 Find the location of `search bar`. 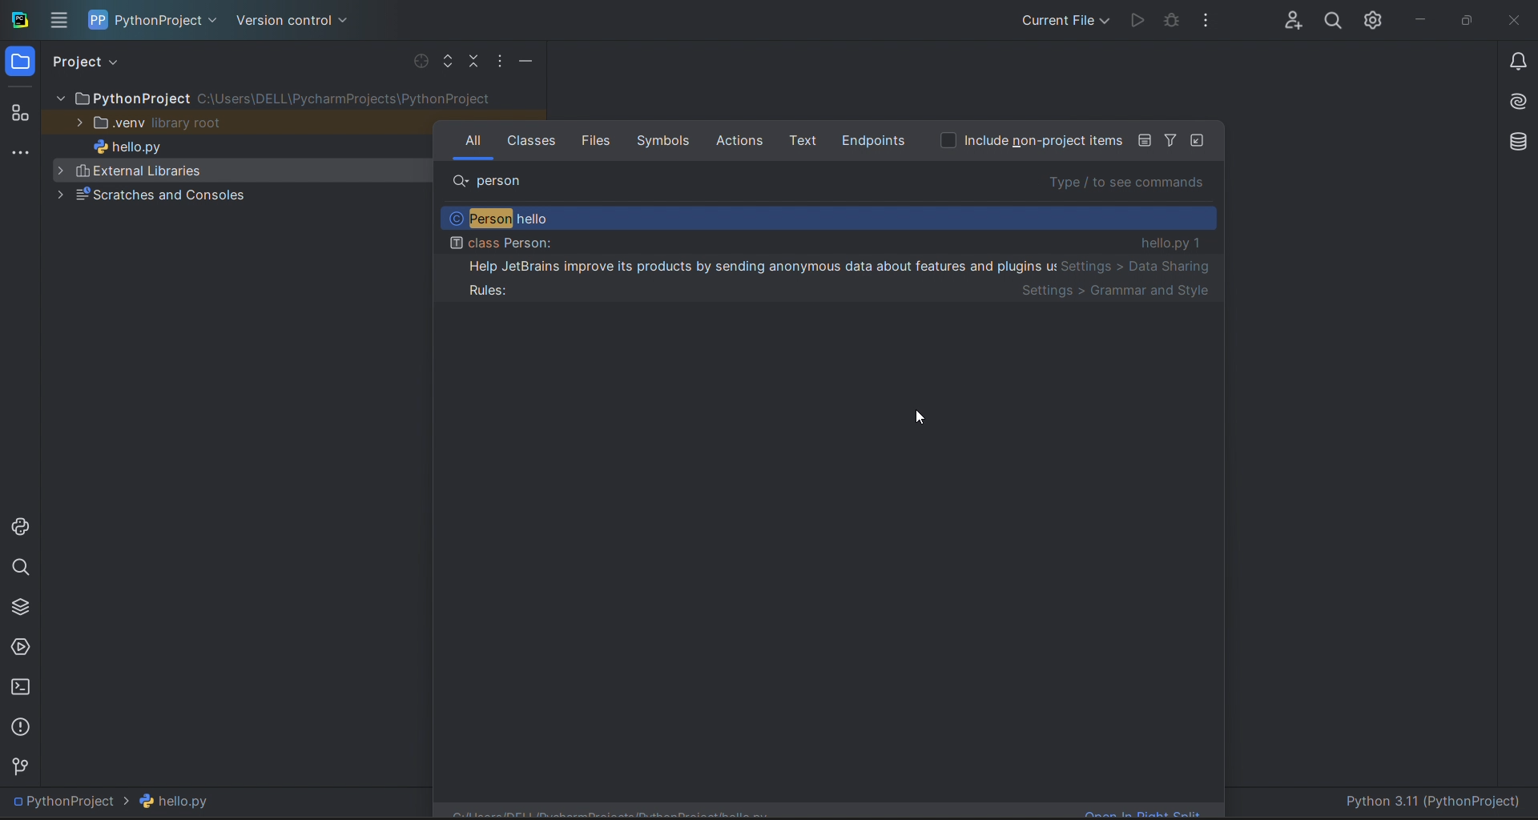

search bar is located at coordinates (827, 183).